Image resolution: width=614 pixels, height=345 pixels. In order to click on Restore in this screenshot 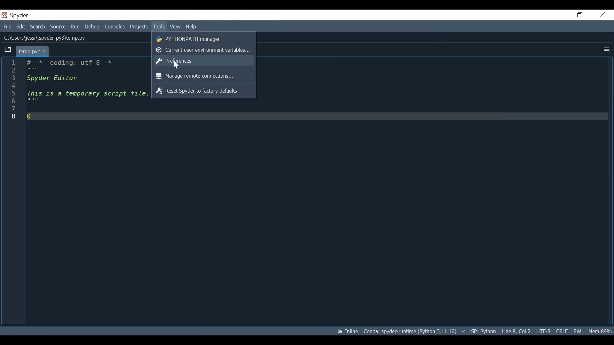, I will do `click(580, 15)`.